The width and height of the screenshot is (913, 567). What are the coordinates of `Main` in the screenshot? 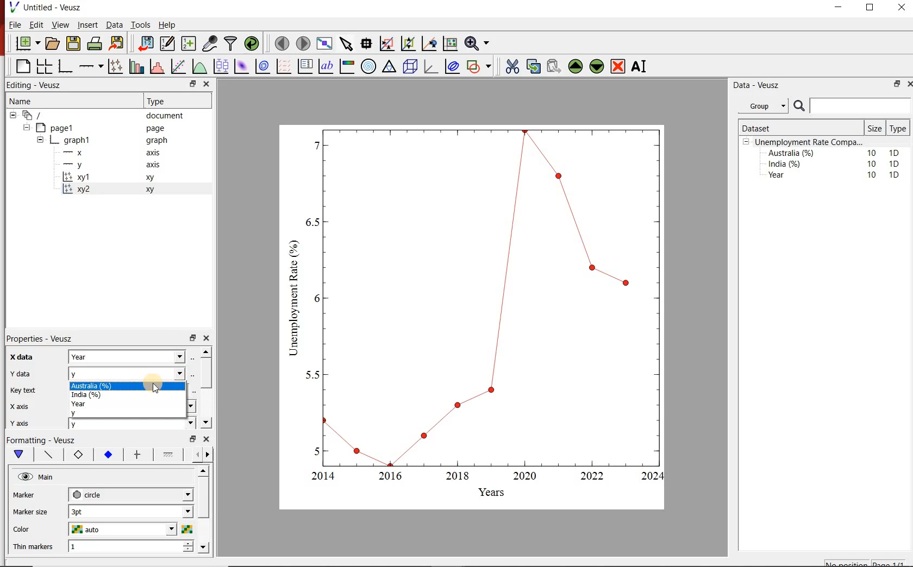 It's located at (47, 477).